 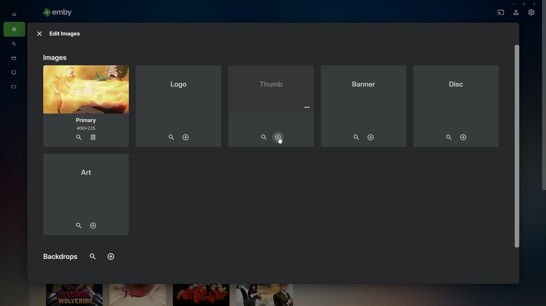 I want to click on Cast, so click(x=499, y=12).